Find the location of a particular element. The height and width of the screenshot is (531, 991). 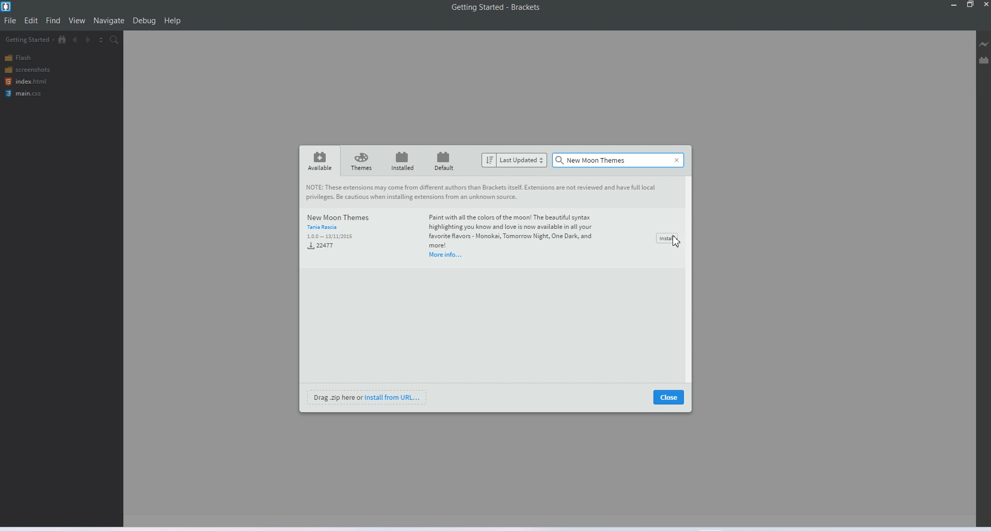

View is located at coordinates (77, 21).